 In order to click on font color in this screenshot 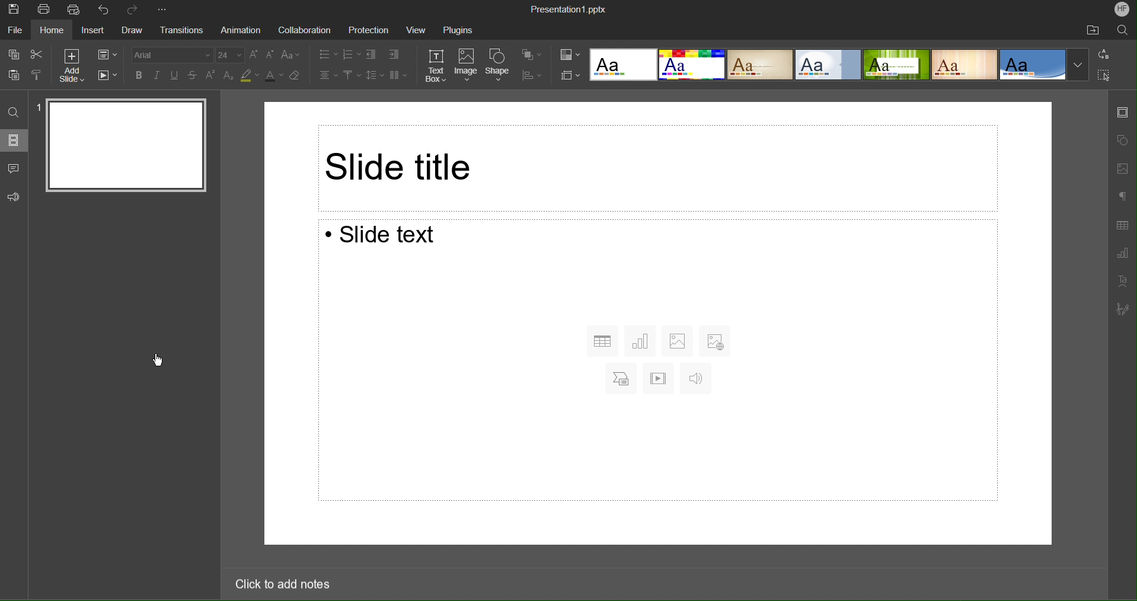, I will do `click(274, 77)`.